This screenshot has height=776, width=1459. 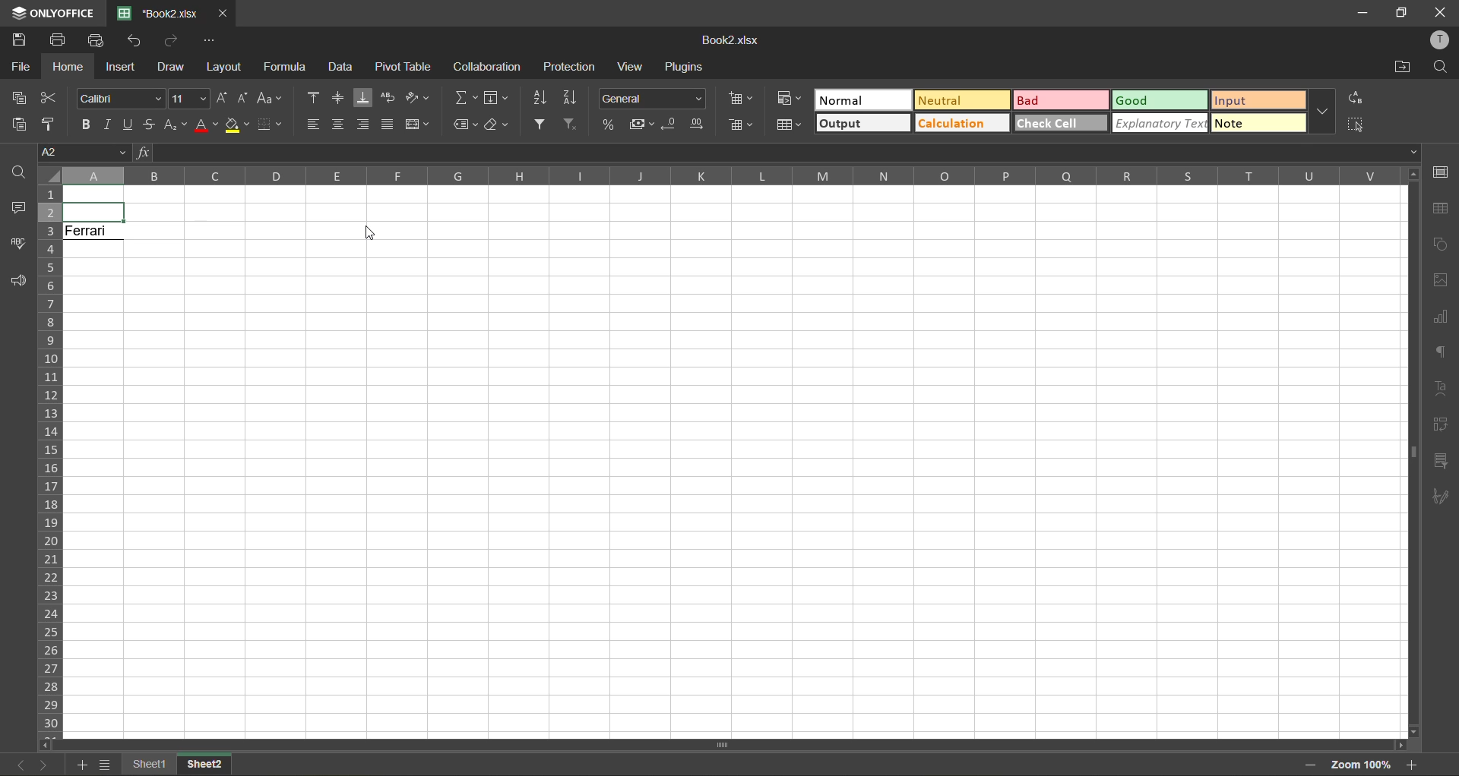 I want to click on pivot table, so click(x=406, y=67).